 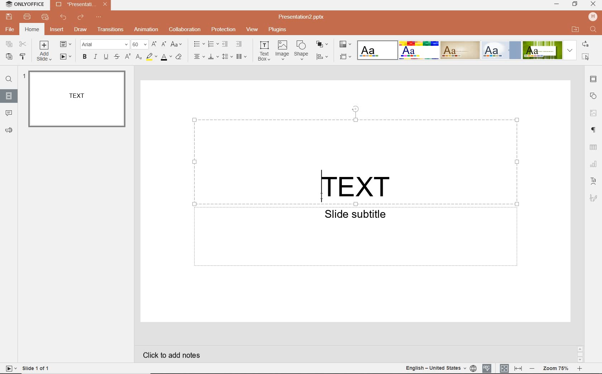 I want to click on SLIDE 1 OF 1, so click(x=36, y=368).